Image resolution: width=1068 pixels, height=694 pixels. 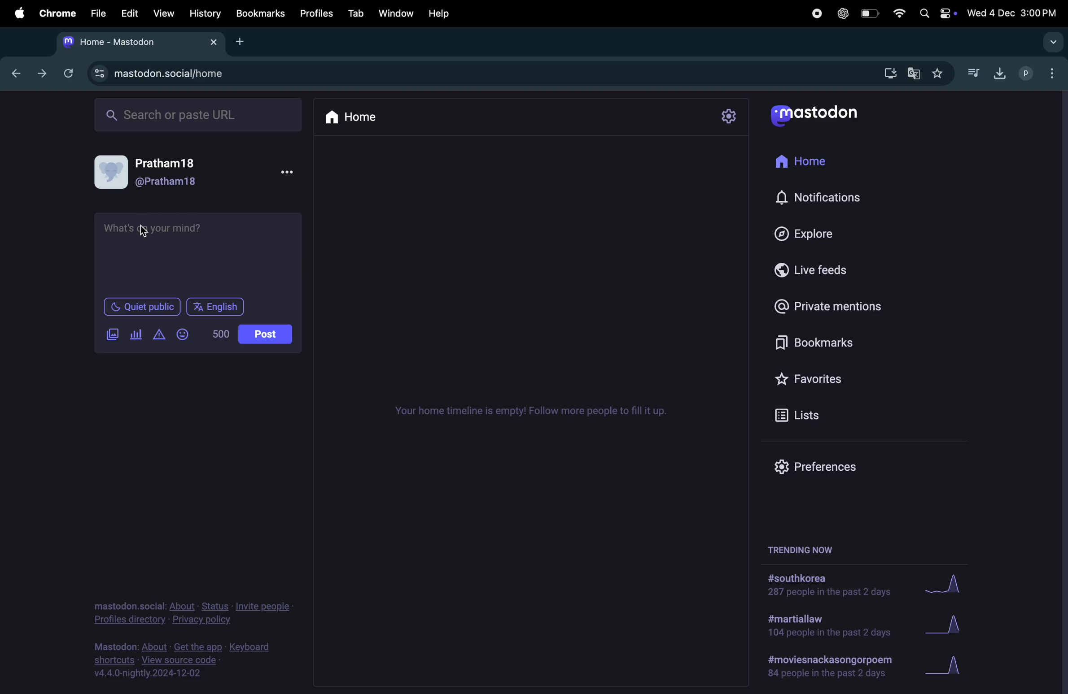 What do you see at coordinates (730, 117) in the screenshot?
I see `settings` at bounding box center [730, 117].